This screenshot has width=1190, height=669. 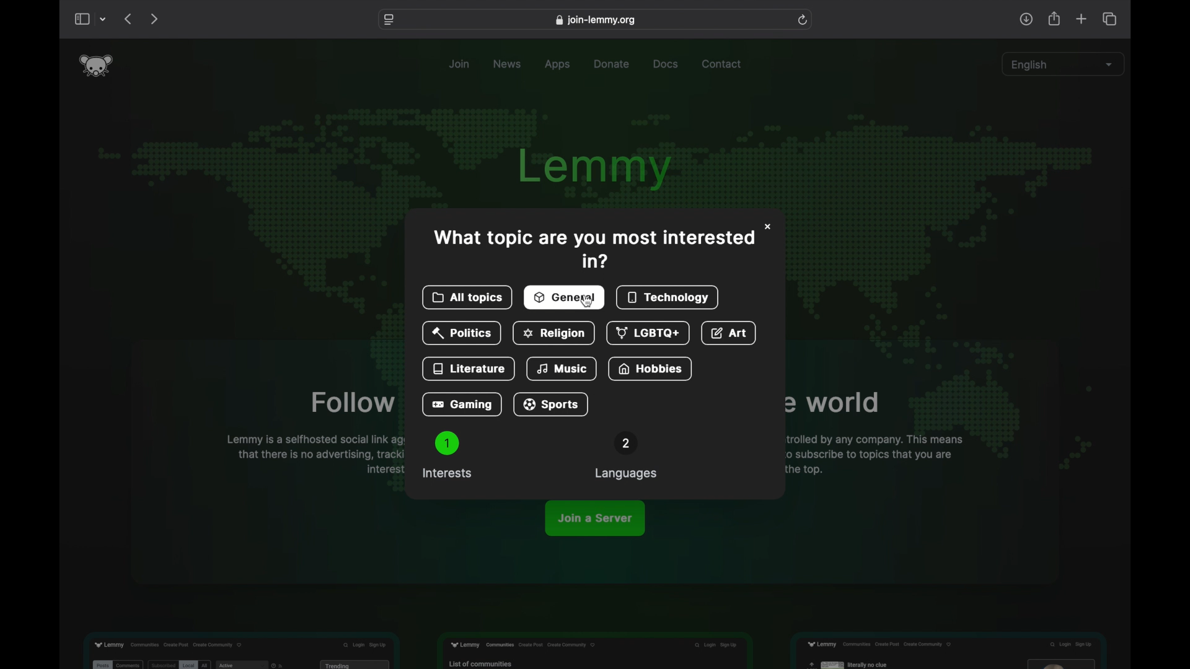 What do you see at coordinates (104, 20) in the screenshot?
I see `tab group picker` at bounding box center [104, 20].